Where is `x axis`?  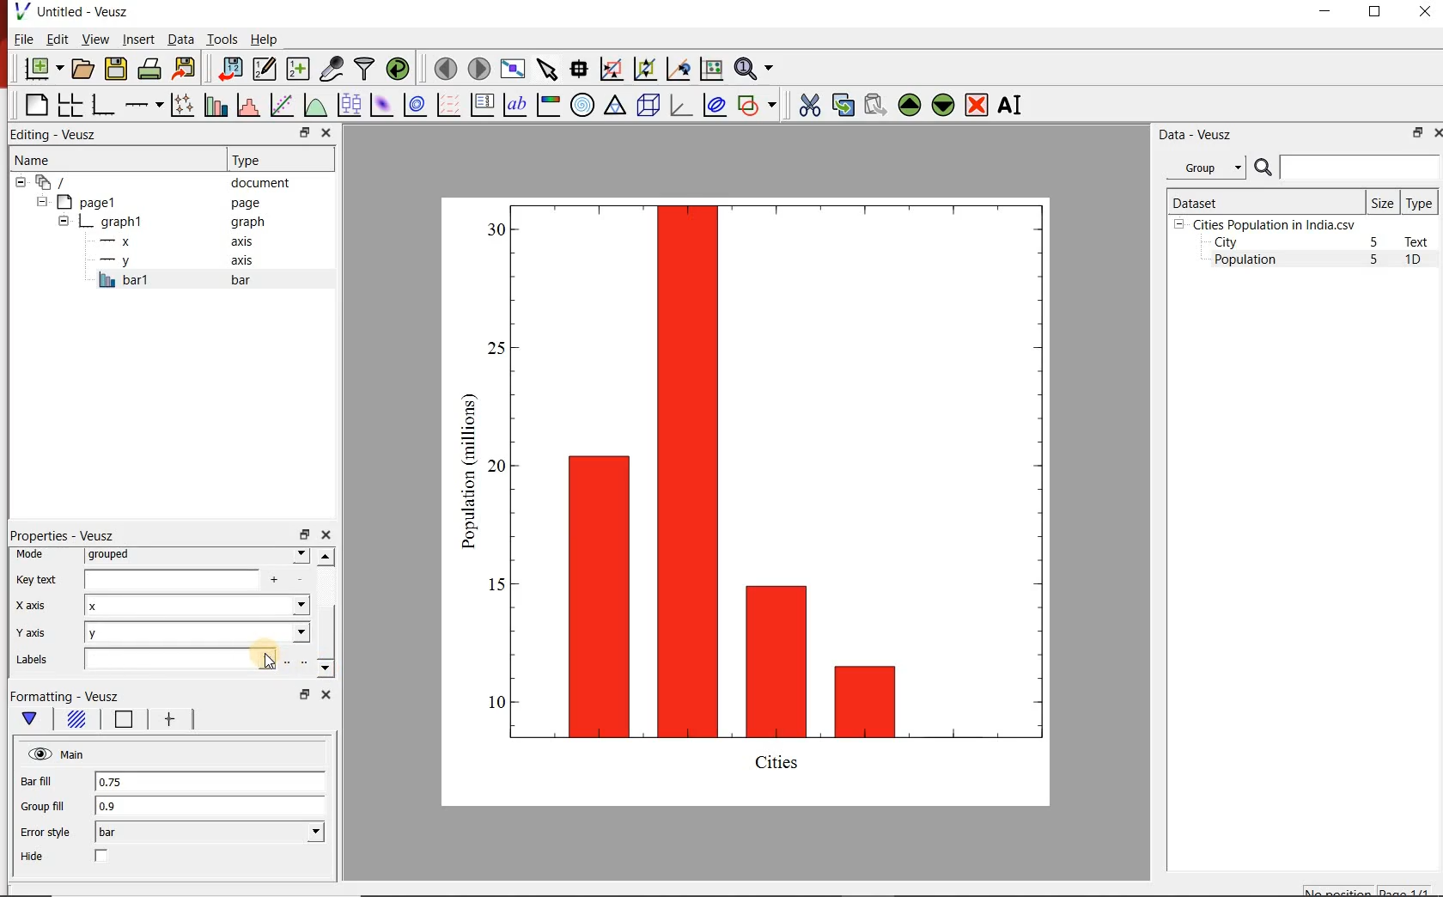
x axis is located at coordinates (36, 607).